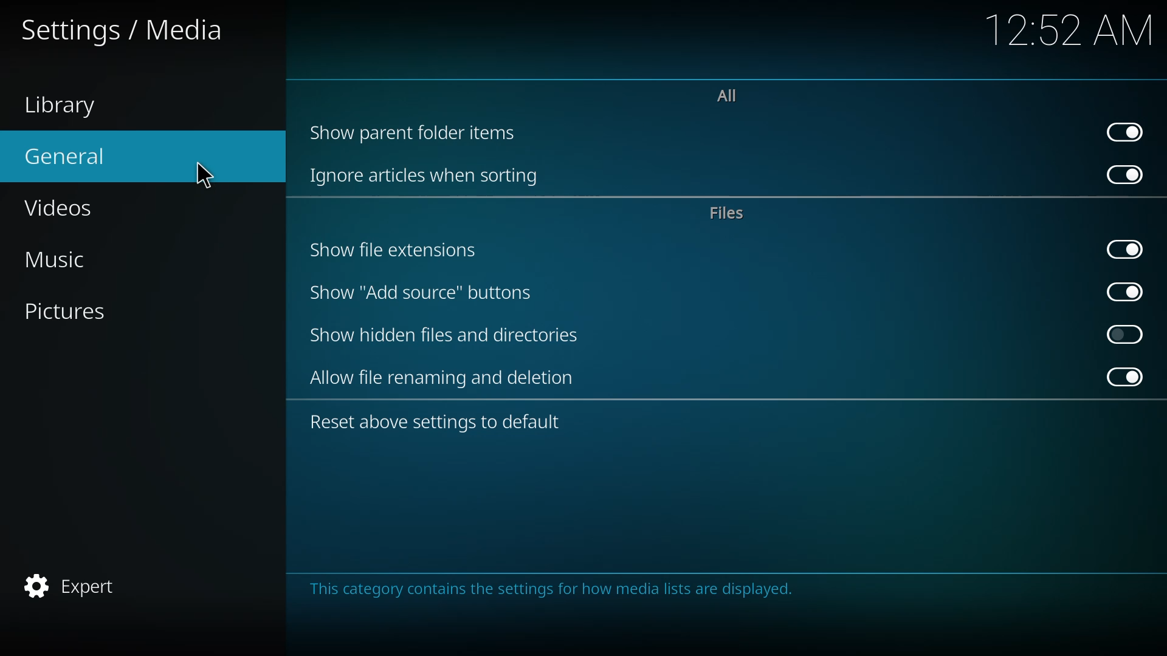 This screenshot has height=656, width=1167. What do you see at coordinates (1124, 292) in the screenshot?
I see `enabled` at bounding box center [1124, 292].